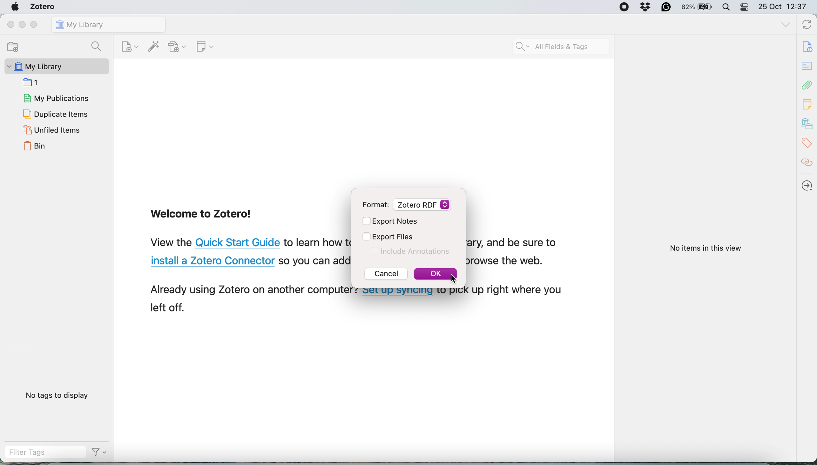 The image size is (817, 465). Describe the element at coordinates (559, 47) in the screenshot. I see `search all field ads tags` at that location.